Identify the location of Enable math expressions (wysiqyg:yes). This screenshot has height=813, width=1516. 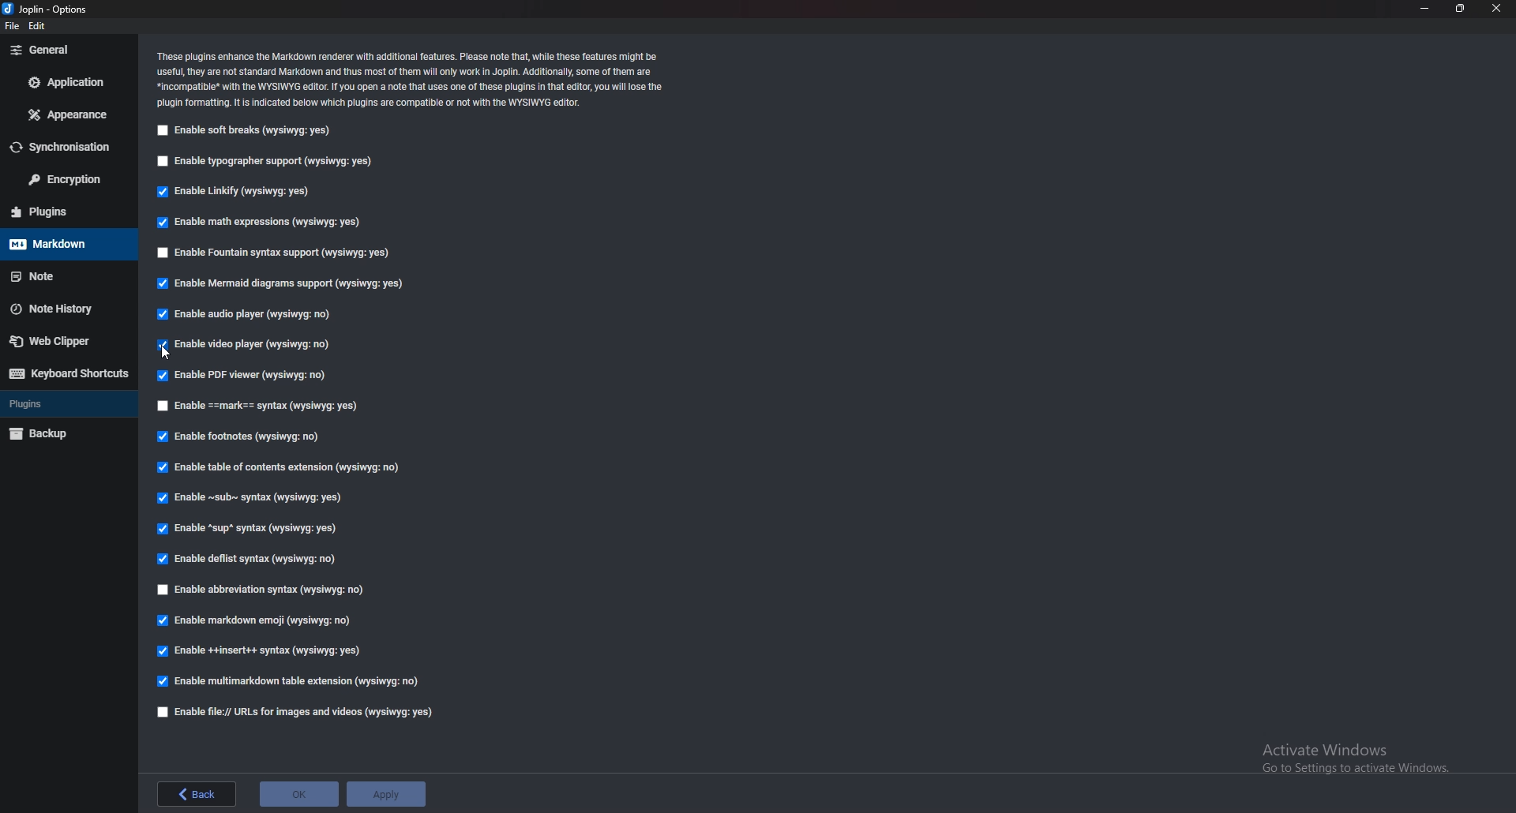
(270, 223).